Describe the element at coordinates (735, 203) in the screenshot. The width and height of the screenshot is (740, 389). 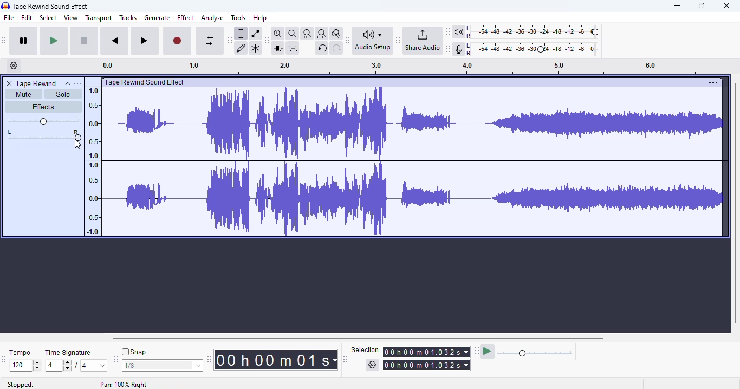
I see `vertical scroll bar` at that location.